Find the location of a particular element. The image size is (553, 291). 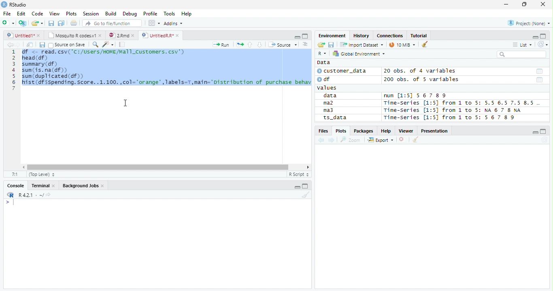

ie. <~ FEAR. CSVL 'CL/ USEFI / NINE /aT LENT InerS. Cov)

ead (df)

summary (df)

sun (is. na(df))

sum(duplicated(df))

hist (df Sspending. Score. .1.100. ,col="orange" , Tabels=T,main="Distribution of purchase behav
| is located at coordinates (167, 71).